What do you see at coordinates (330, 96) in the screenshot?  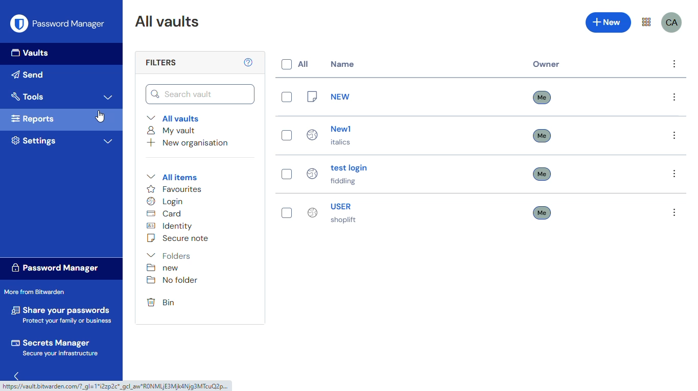 I see `new` at bounding box center [330, 96].